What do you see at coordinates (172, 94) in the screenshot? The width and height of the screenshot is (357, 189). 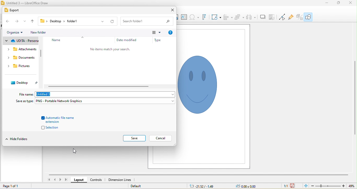 I see `drop down` at bounding box center [172, 94].